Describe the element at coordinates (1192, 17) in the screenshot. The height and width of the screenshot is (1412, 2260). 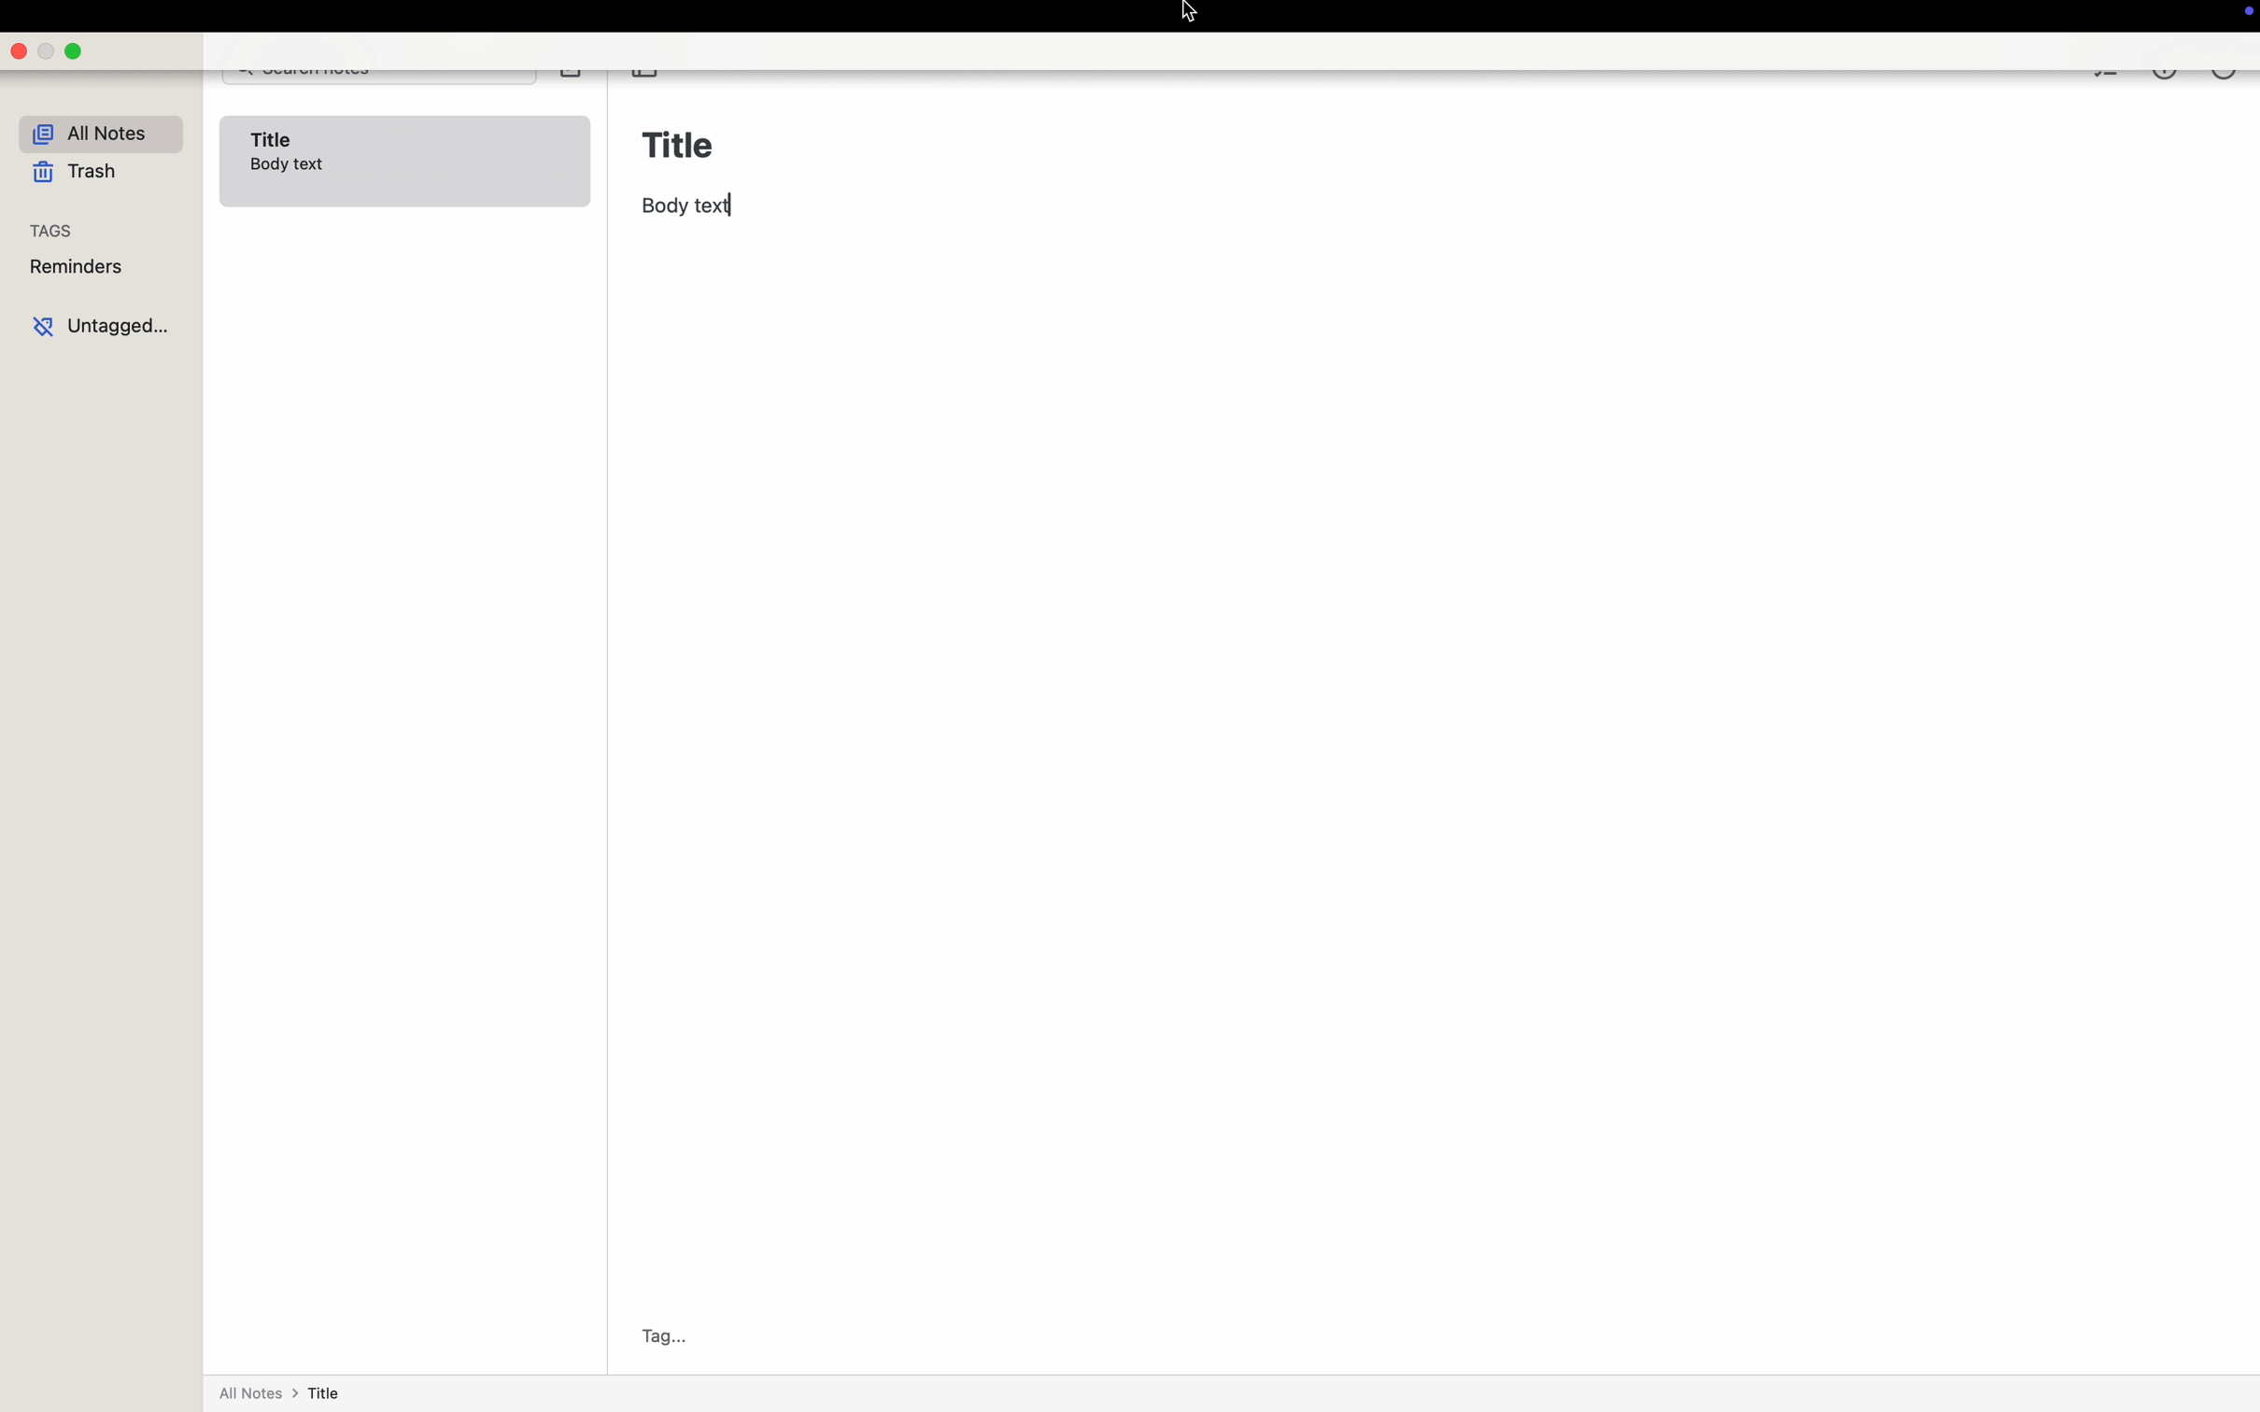
I see `cursor` at that location.